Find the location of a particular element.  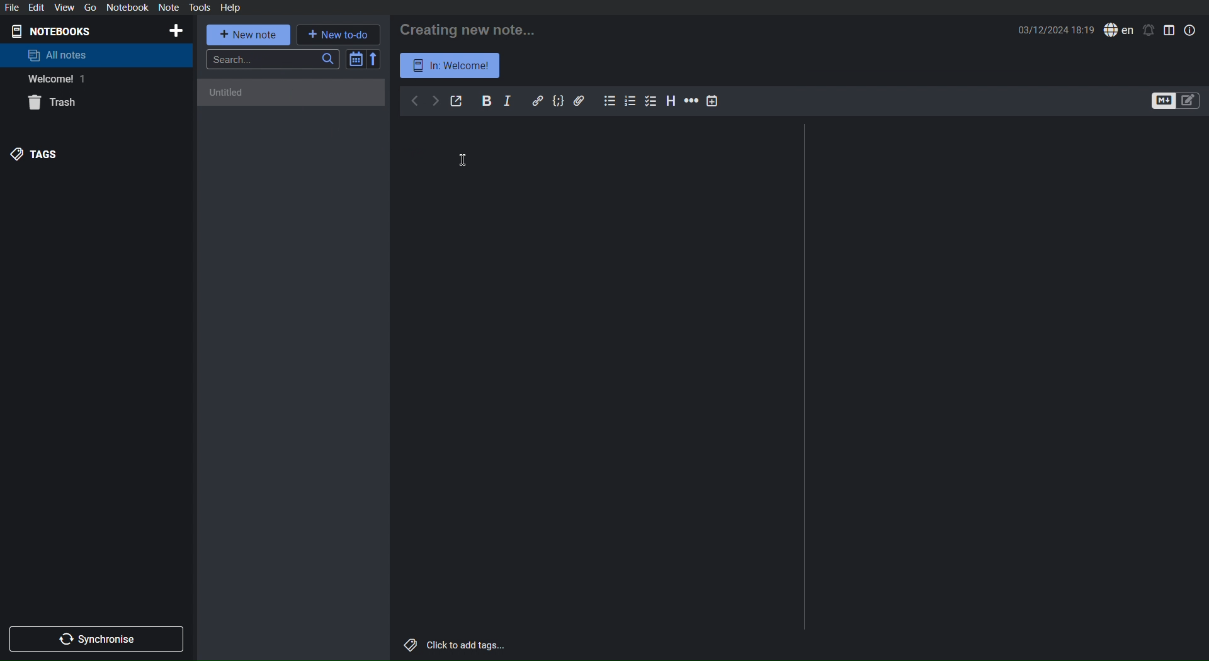

Creating new note is located at coordinates (470, 27).